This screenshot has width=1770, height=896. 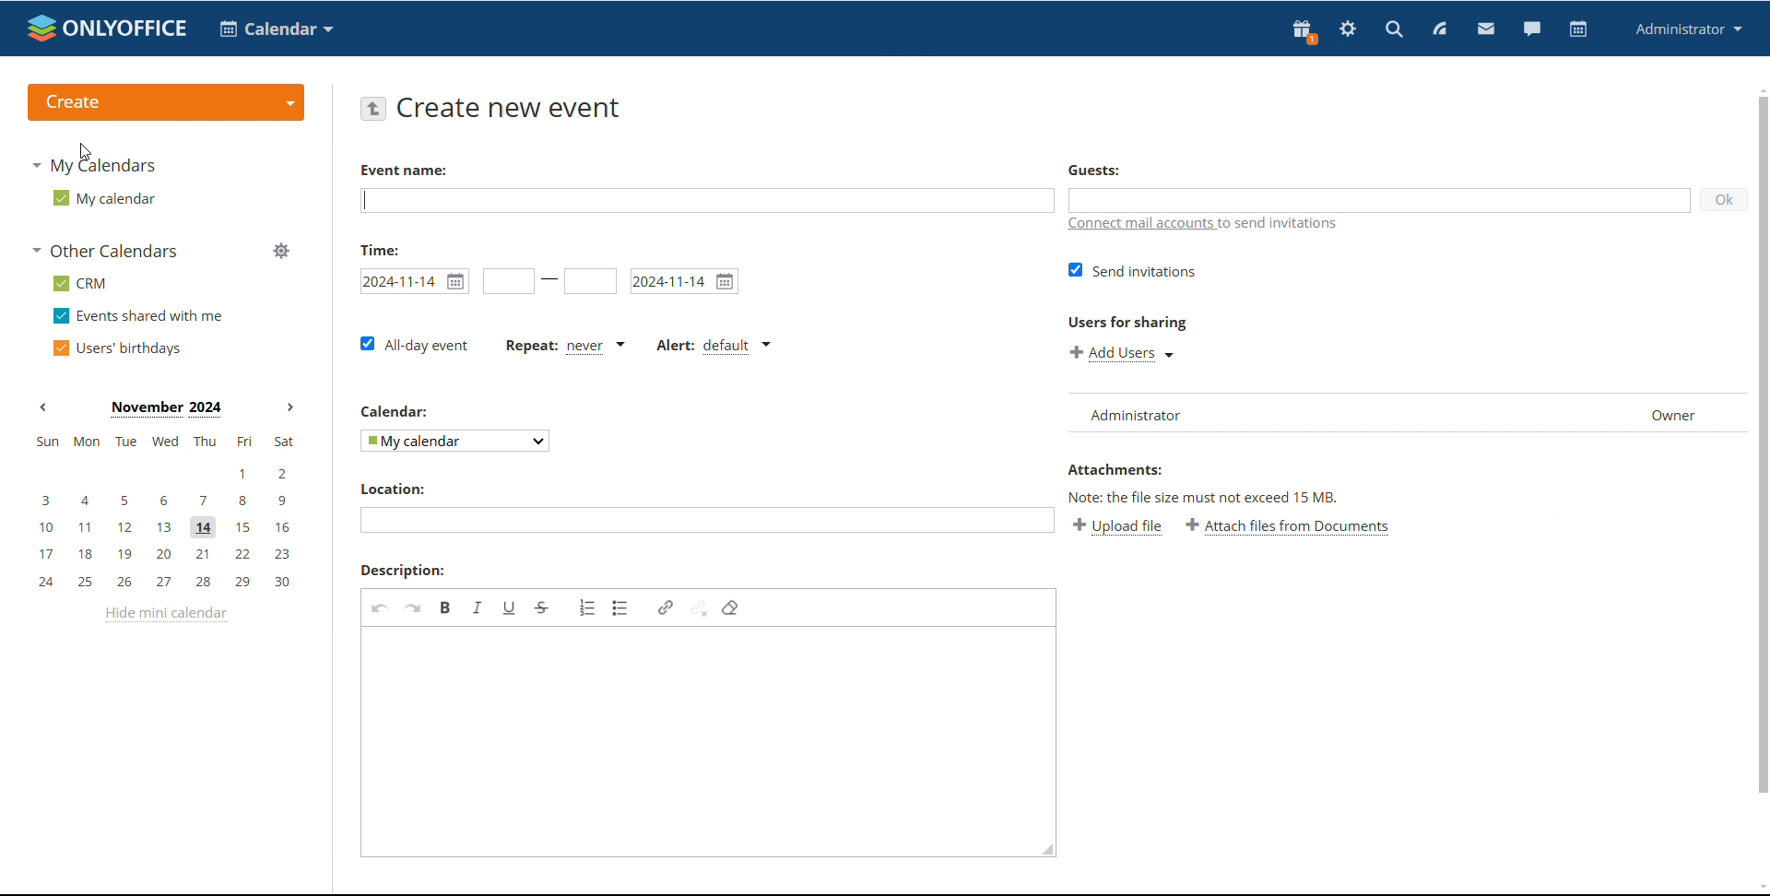 I want to click on add guests, so click(x=1376, y=199).